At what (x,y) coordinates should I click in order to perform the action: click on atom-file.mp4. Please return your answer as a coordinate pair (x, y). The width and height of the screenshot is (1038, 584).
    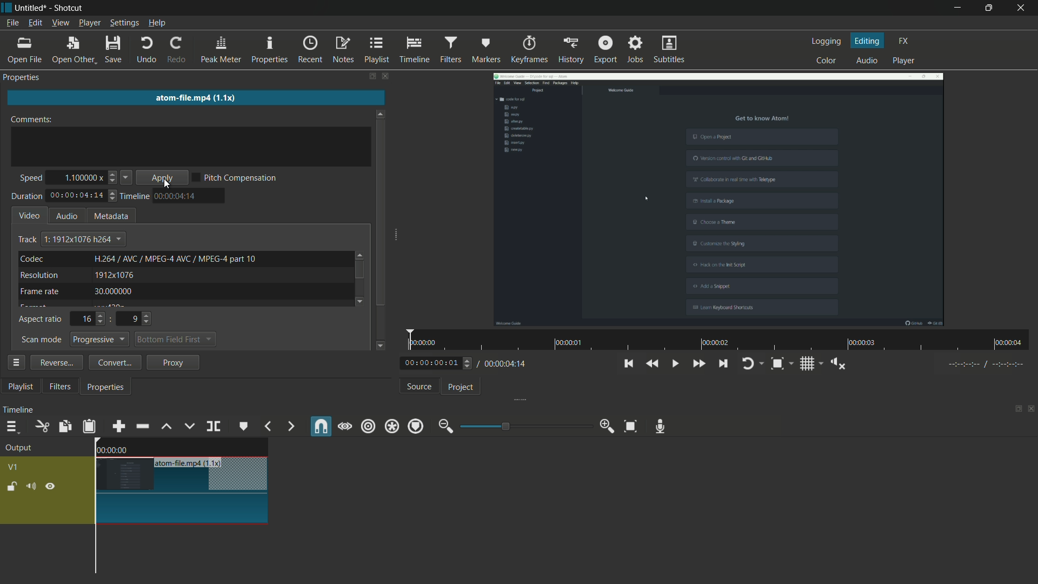
    Looking at the image, I should click on (176, 463).